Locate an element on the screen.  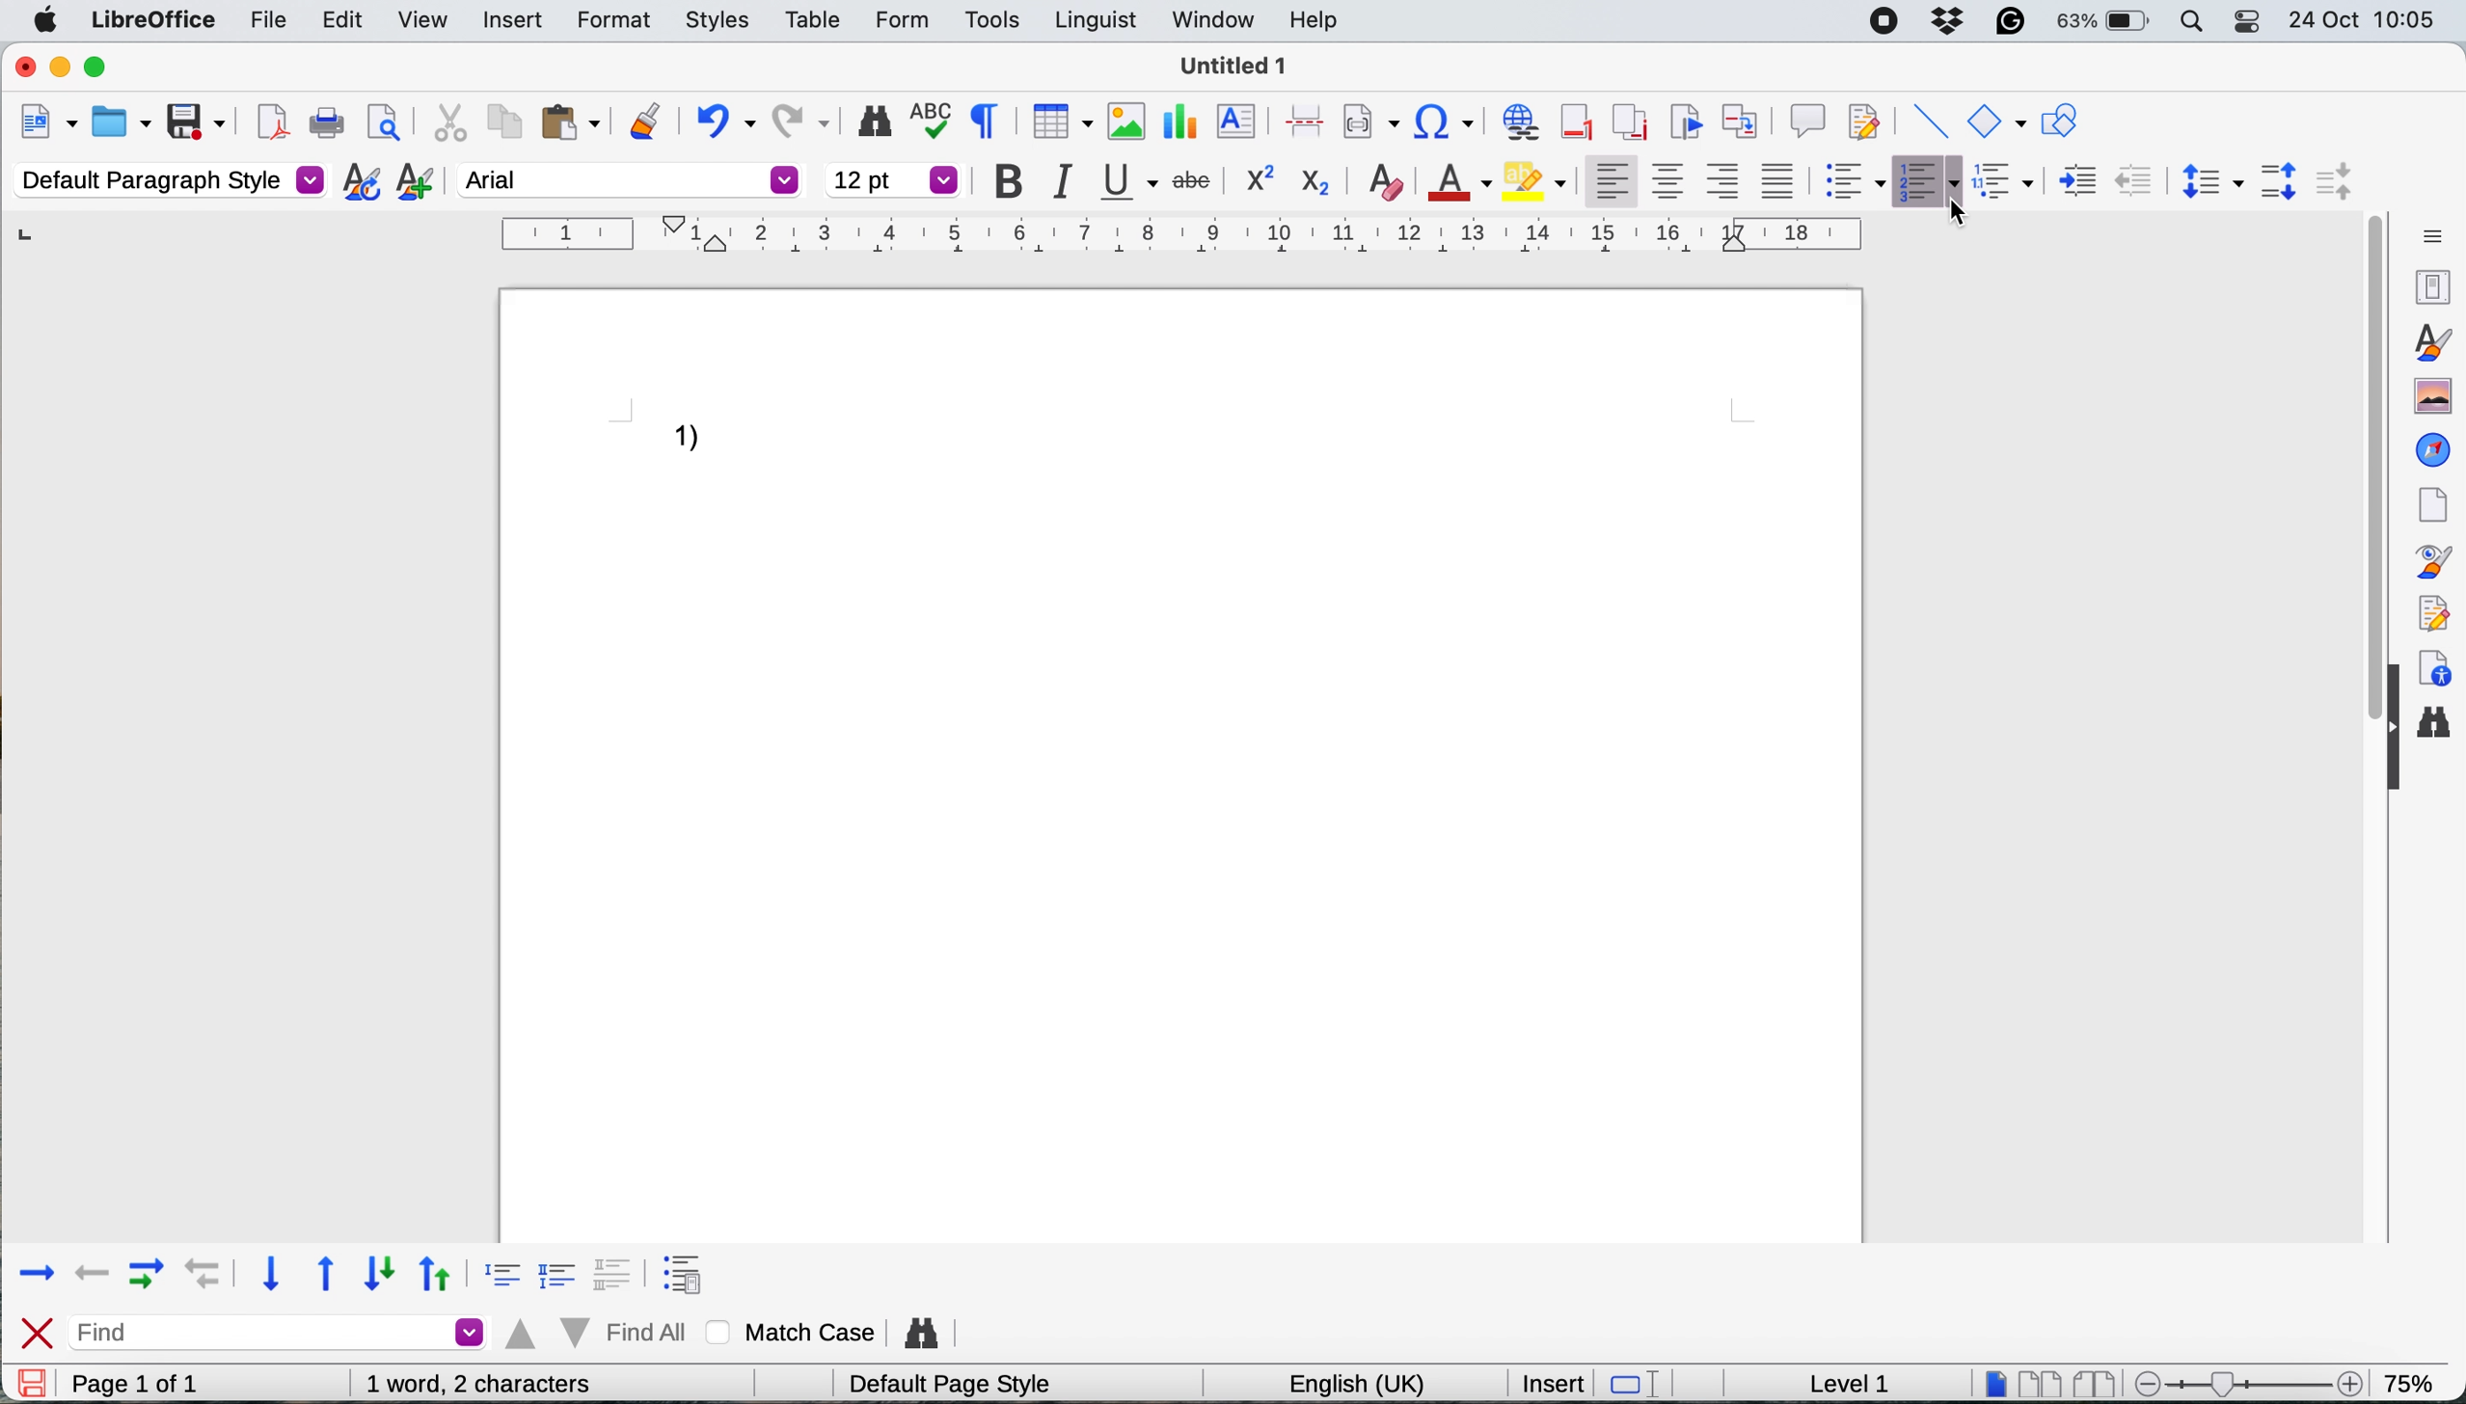
downward is located at coordinates (275, 1276).